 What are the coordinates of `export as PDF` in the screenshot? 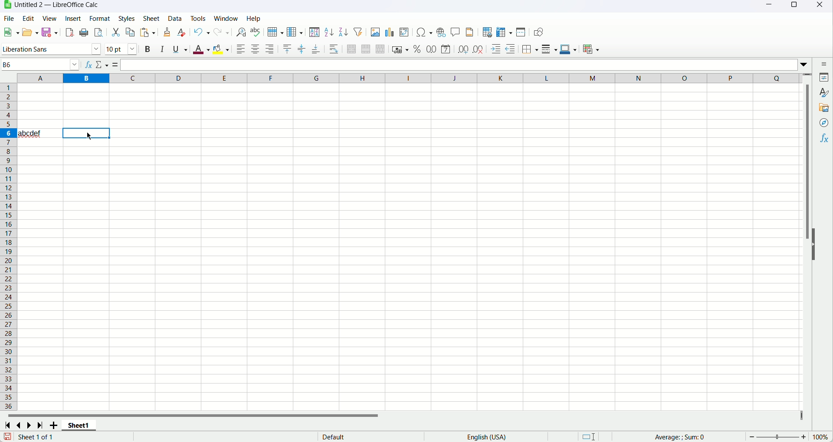 It's located at (70, 32).